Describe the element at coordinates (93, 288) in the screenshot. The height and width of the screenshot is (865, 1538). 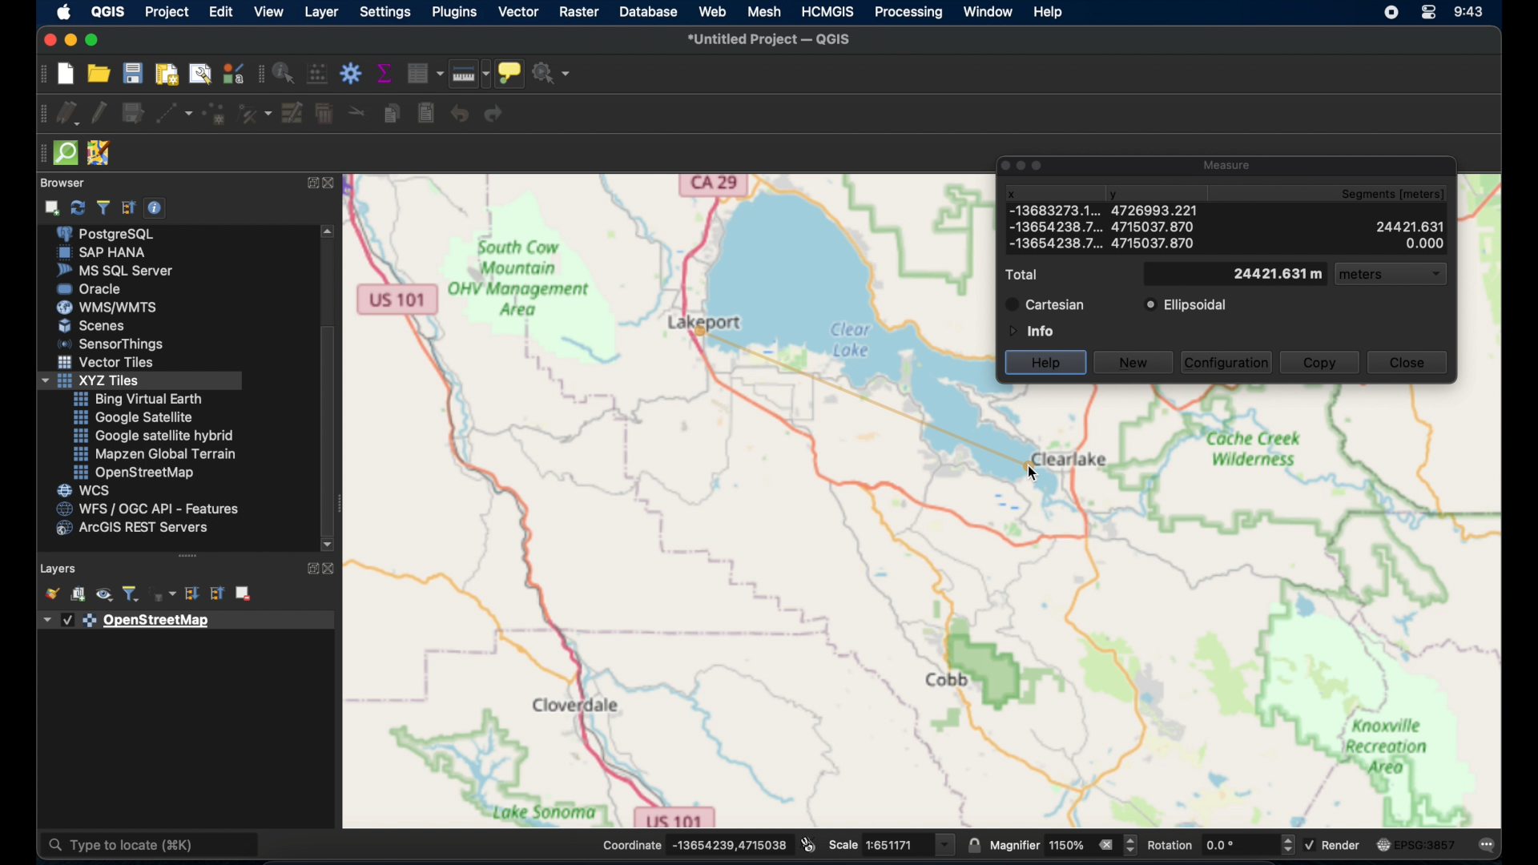
I see `oracle` at that location.